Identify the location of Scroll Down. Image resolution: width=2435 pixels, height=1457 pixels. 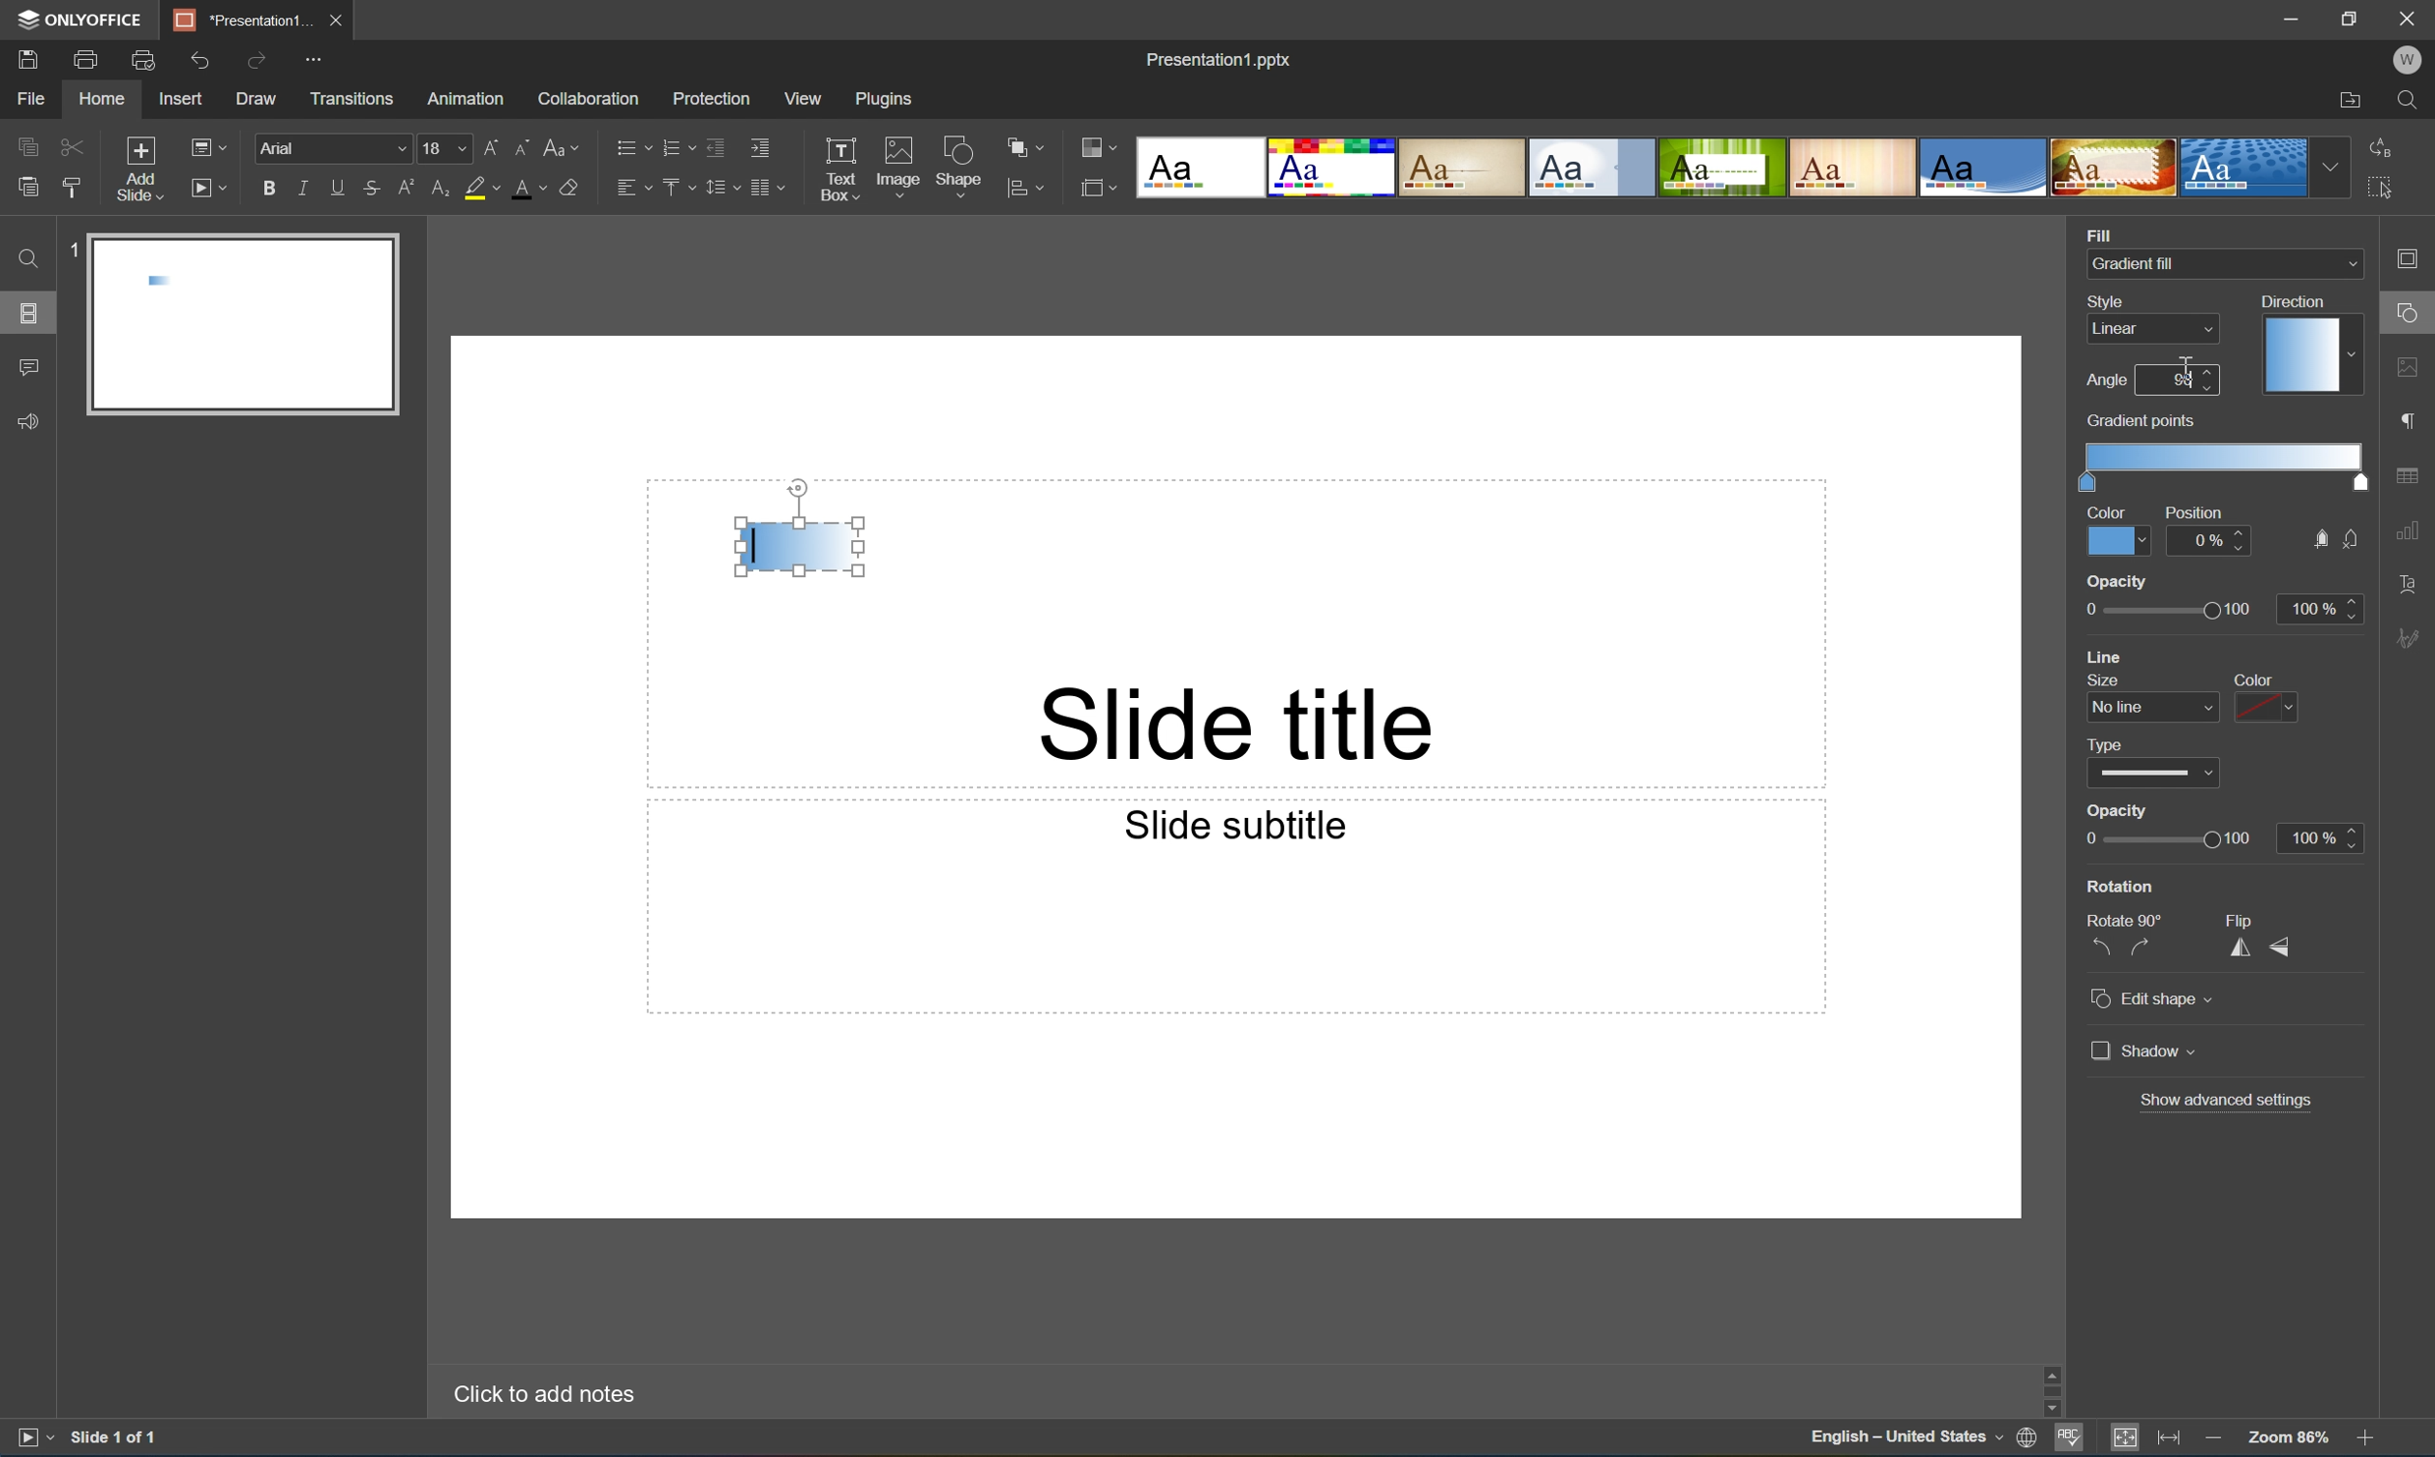
(2363, 1409).